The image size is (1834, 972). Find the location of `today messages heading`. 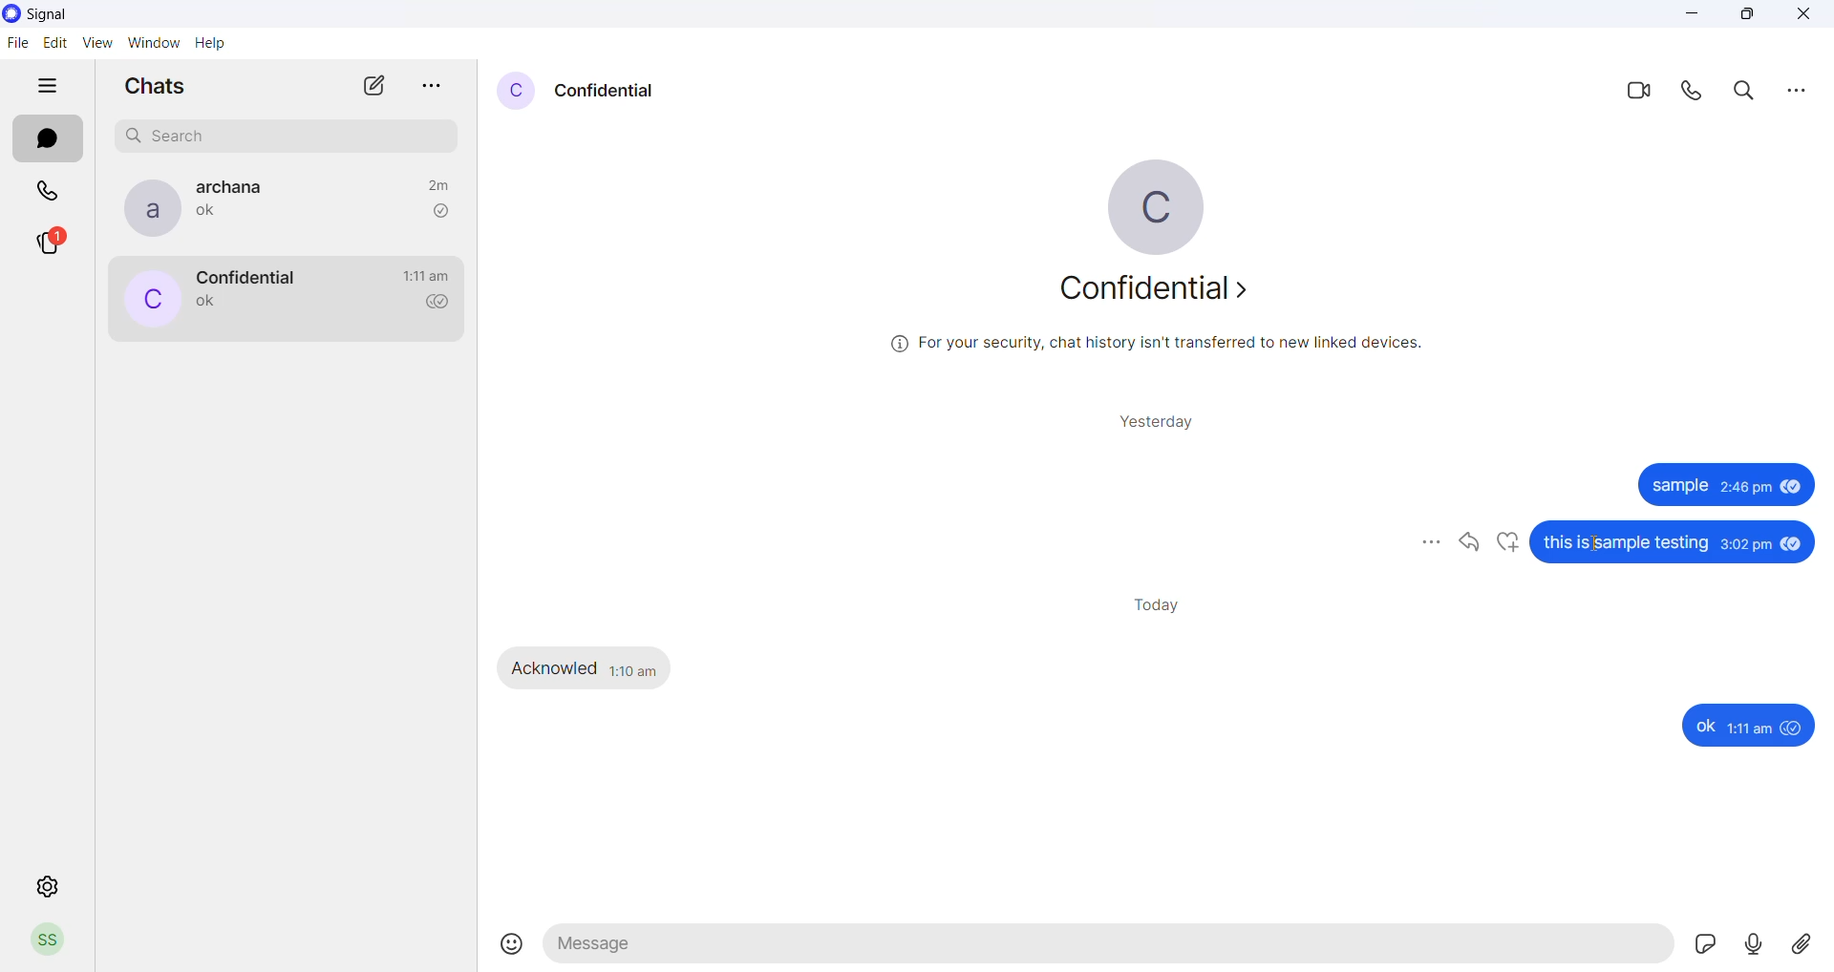

today messages heading is located at coordinates (1154, 602).